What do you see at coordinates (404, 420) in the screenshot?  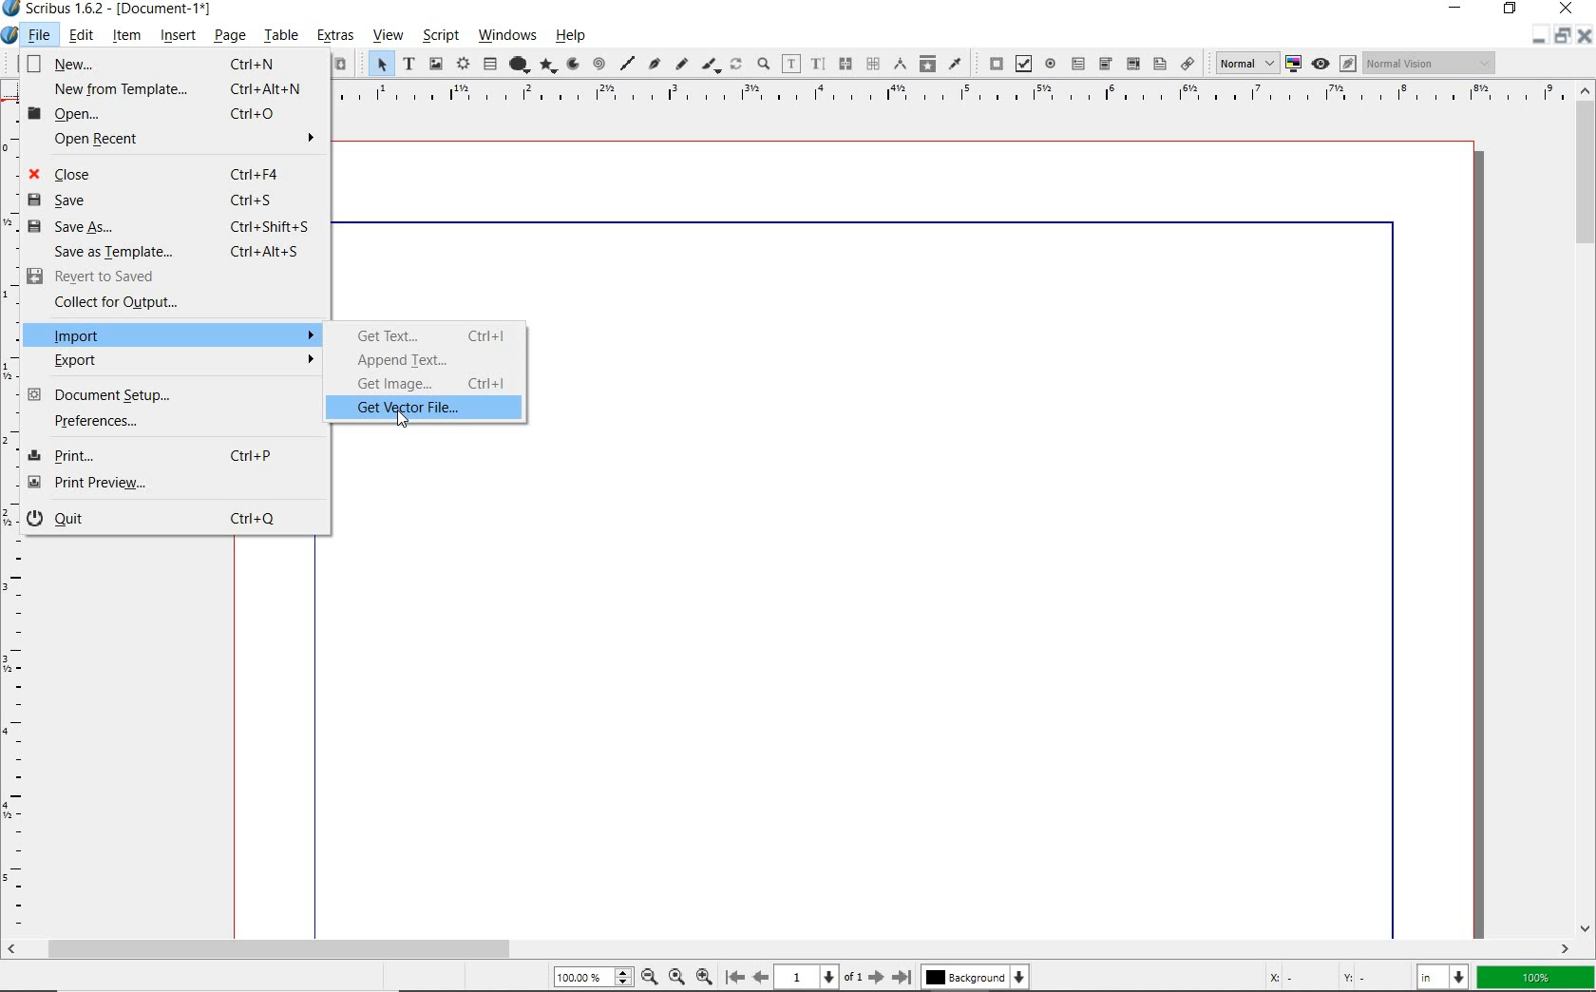 I see `Cursor Position` at bounding box center [404, 420].